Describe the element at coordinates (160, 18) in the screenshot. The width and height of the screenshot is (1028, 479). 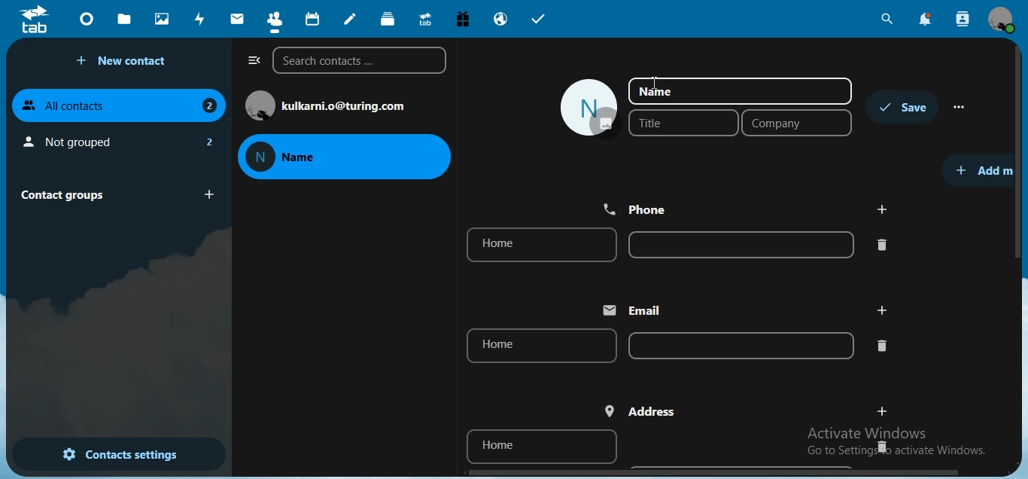
I see `photos` at that location.